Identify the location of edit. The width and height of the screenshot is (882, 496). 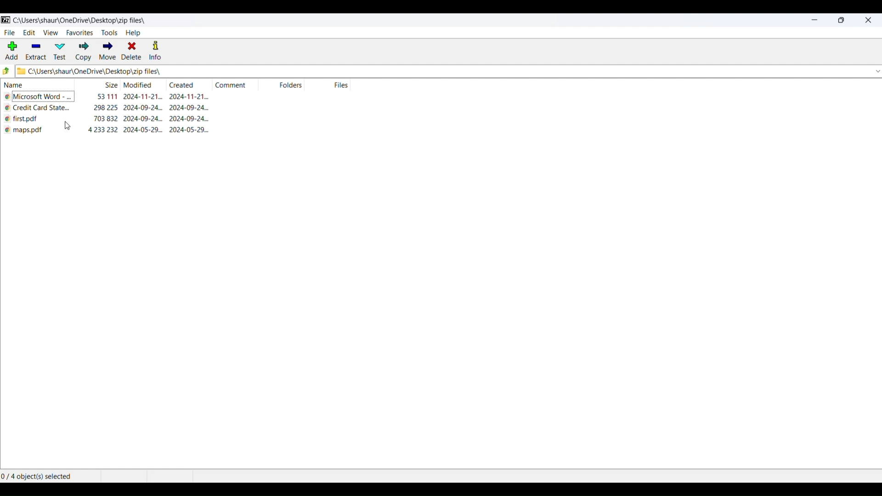
(29, 34).